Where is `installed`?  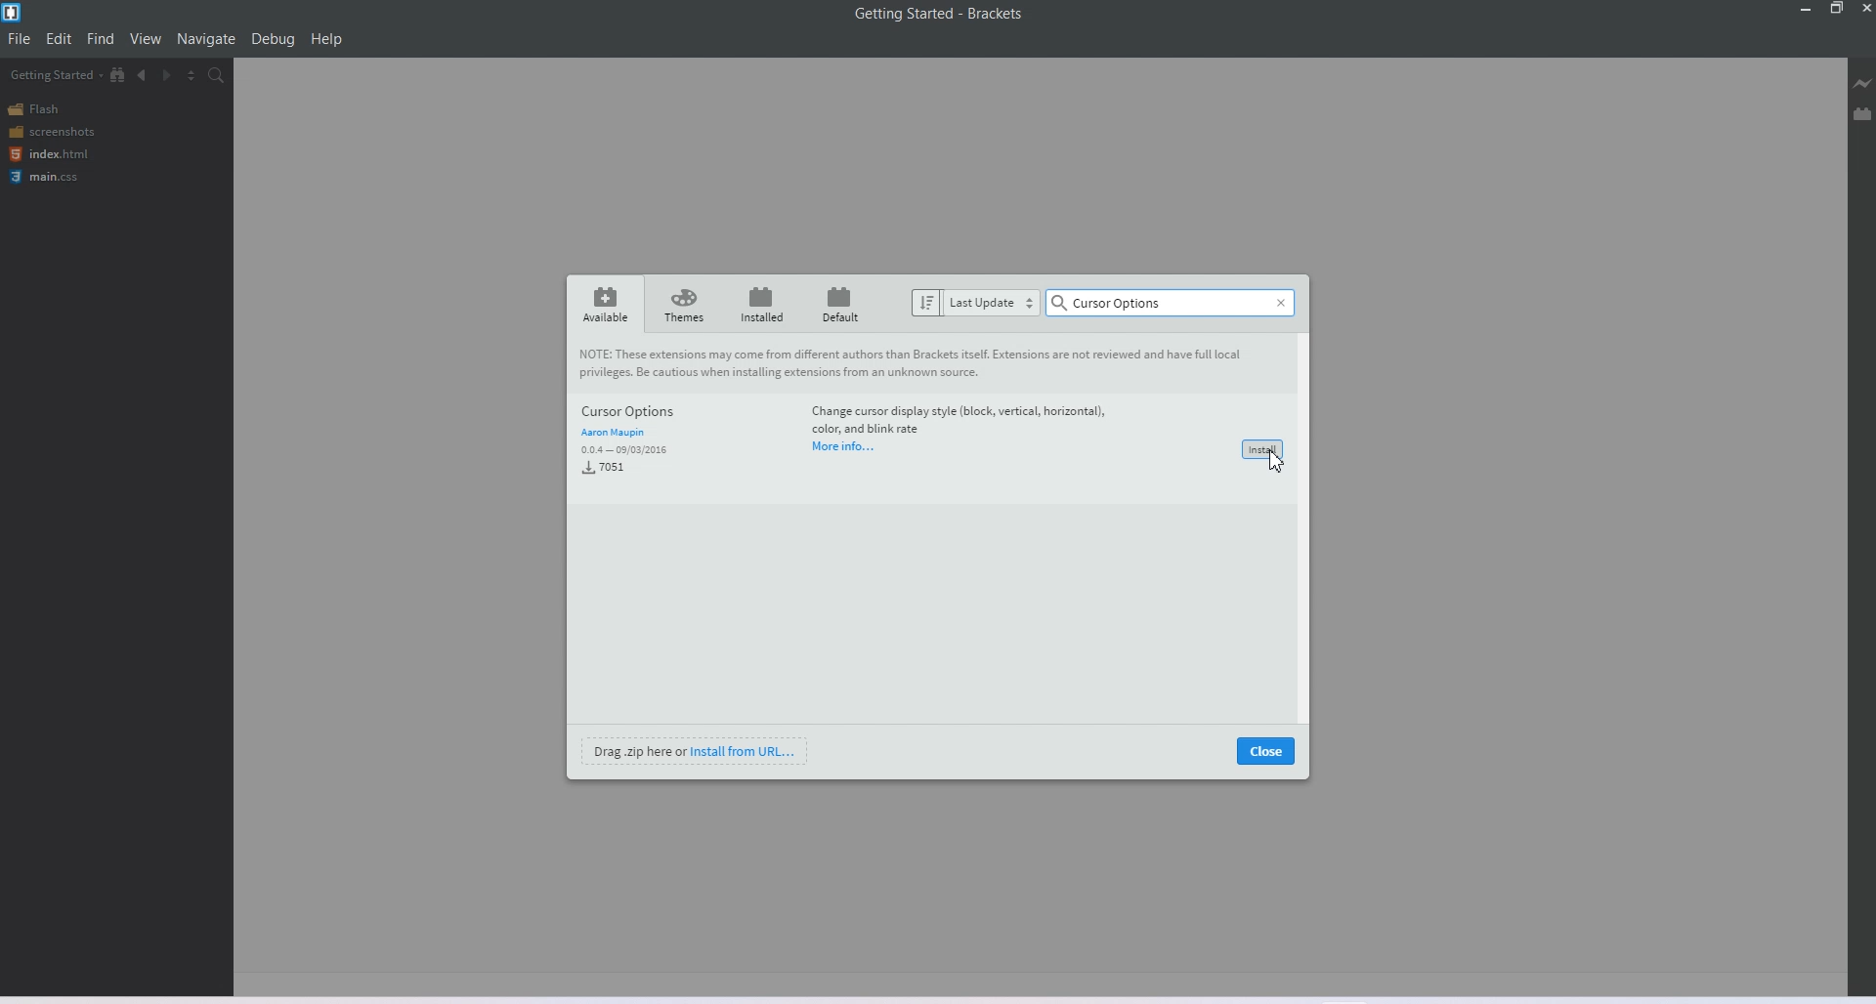
installed is located at coordinates (763, 304).